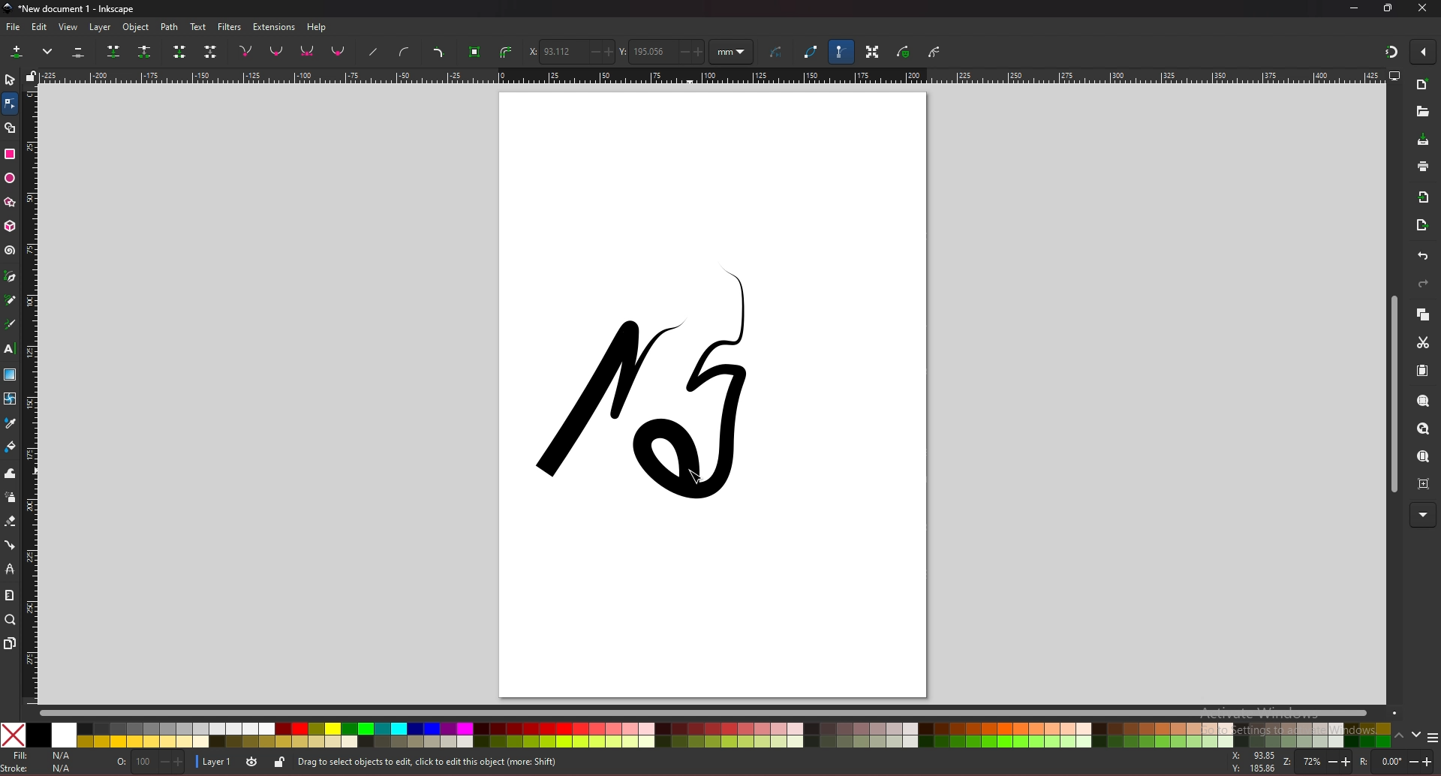 Image resolution: width=1441 pixels, height=776 pixels. Describe the element at coordinates (10, 178) in the screenshot. I see `ellipse` at that location.